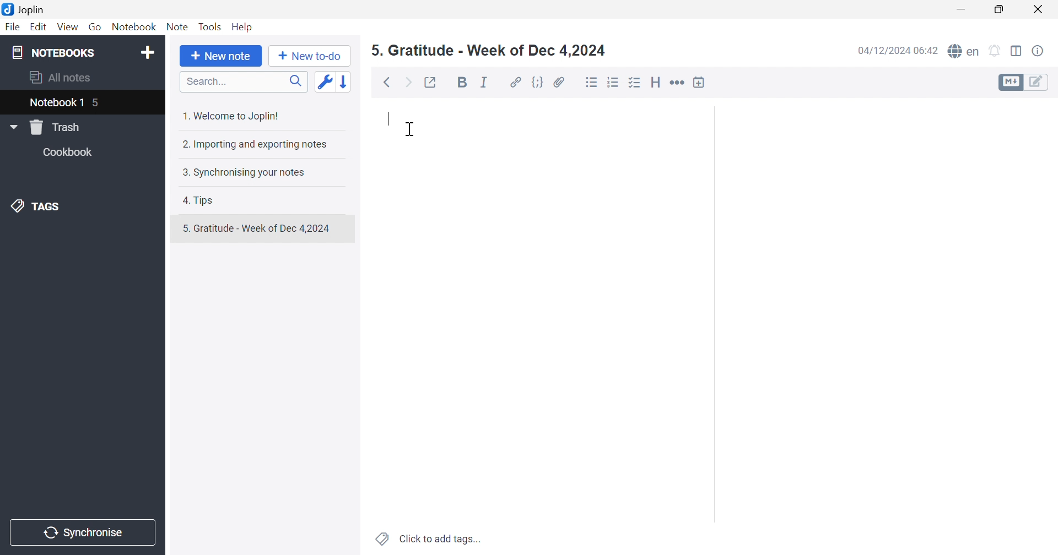 This screenshot has width=1058, height=555. What do you see at coordinates (27, 10) in the screenshot?
I see `Joplin` at bounding box center [27, 10].